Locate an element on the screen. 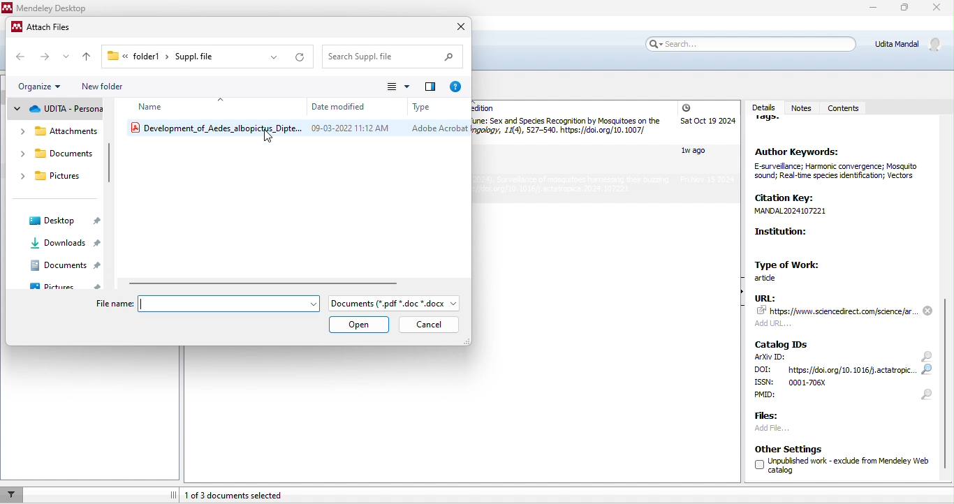 The image size is (954, 504). ISSN is located at coordinates (811, 383).